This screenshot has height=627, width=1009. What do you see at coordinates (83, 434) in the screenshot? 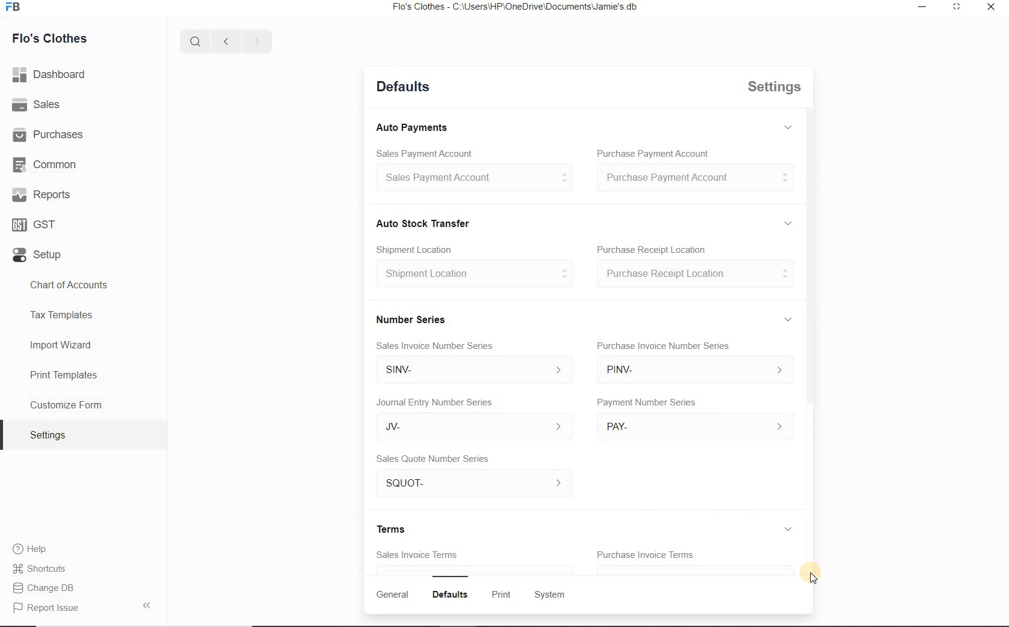
I see `Settings` at bounding box center [83, 434].